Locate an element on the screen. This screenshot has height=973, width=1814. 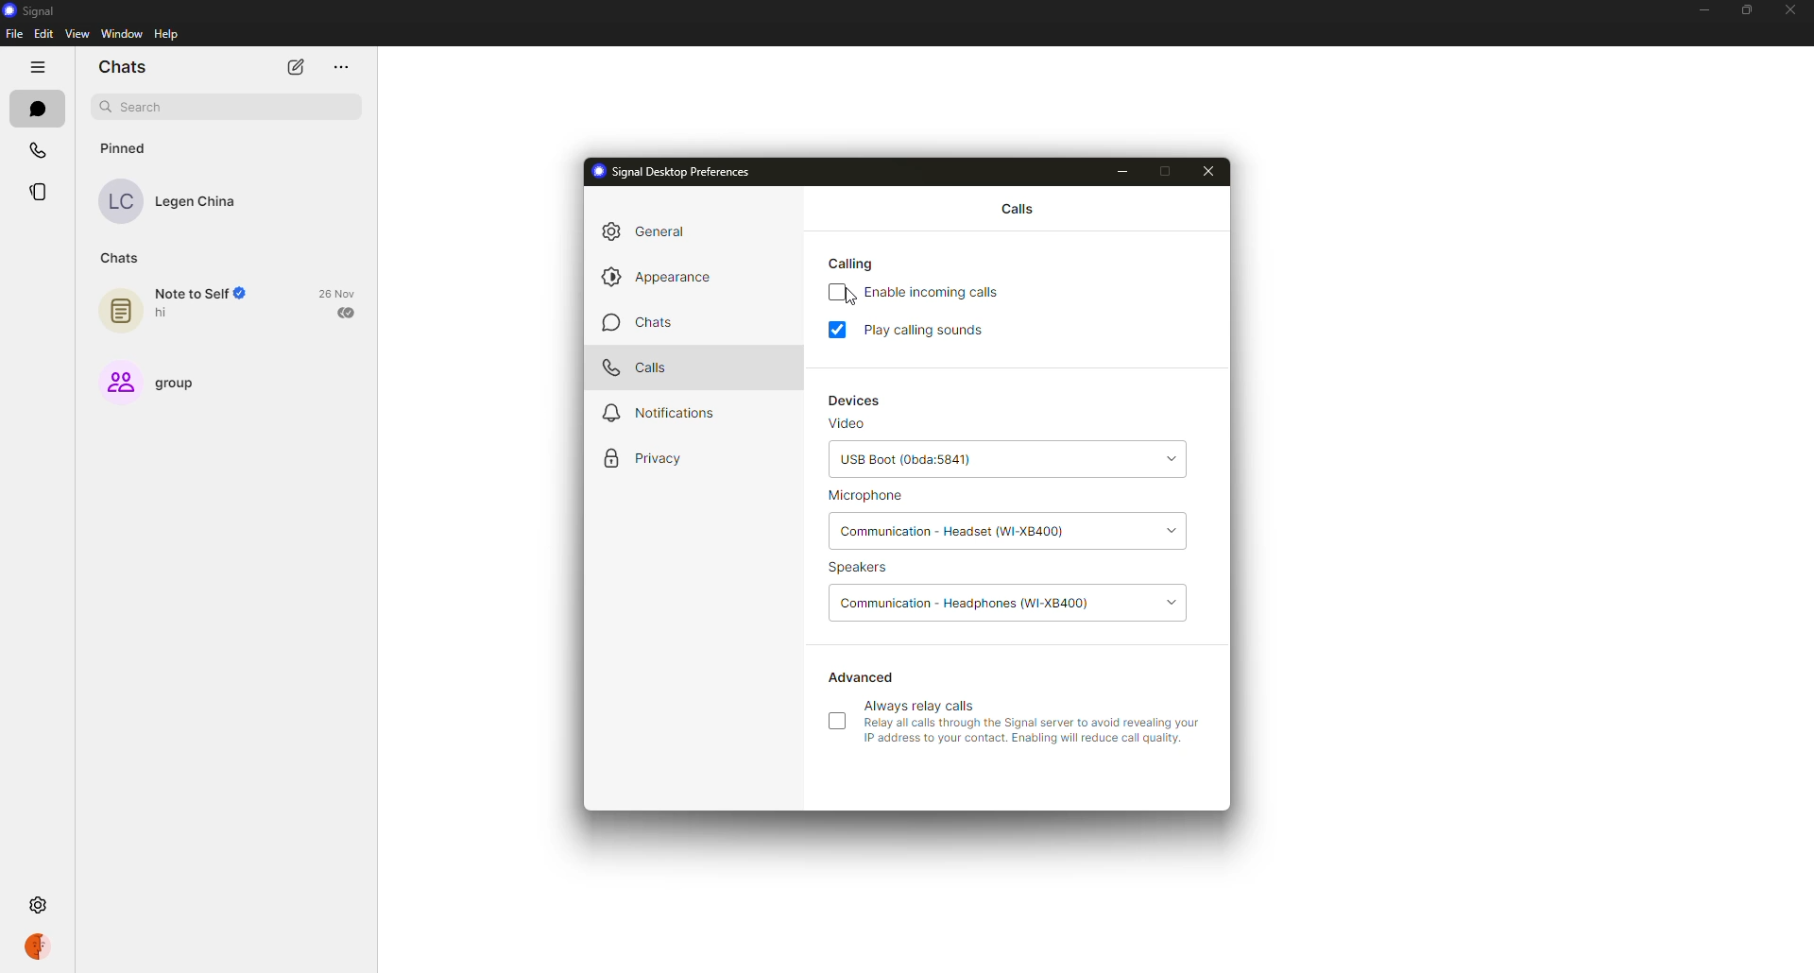
edit is located at coordinates (43, 34).